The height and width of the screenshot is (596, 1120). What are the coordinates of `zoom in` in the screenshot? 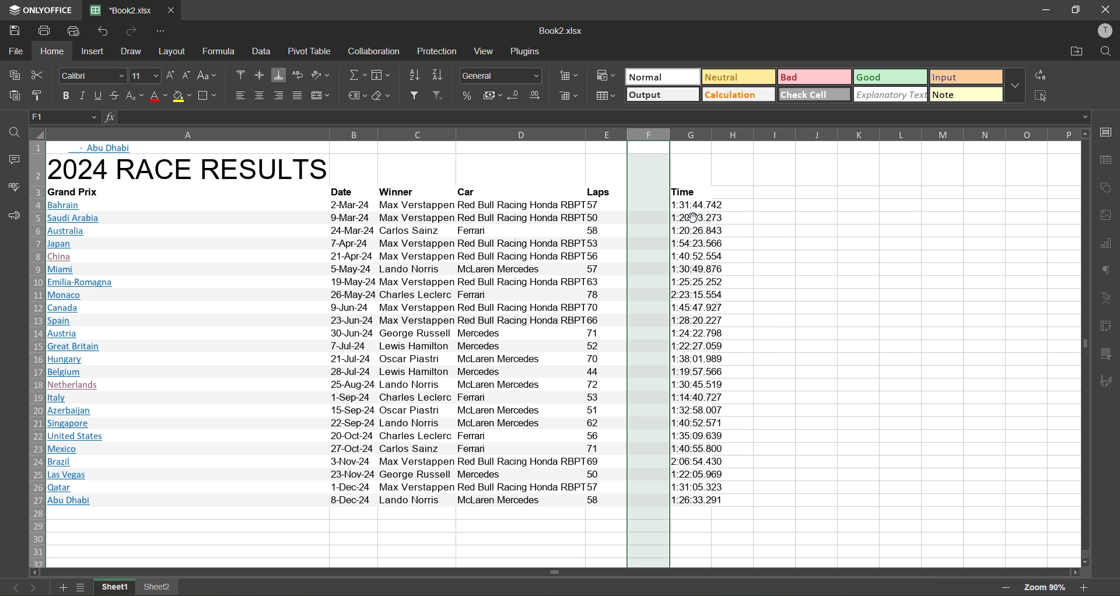 It's located at (1086, 587).